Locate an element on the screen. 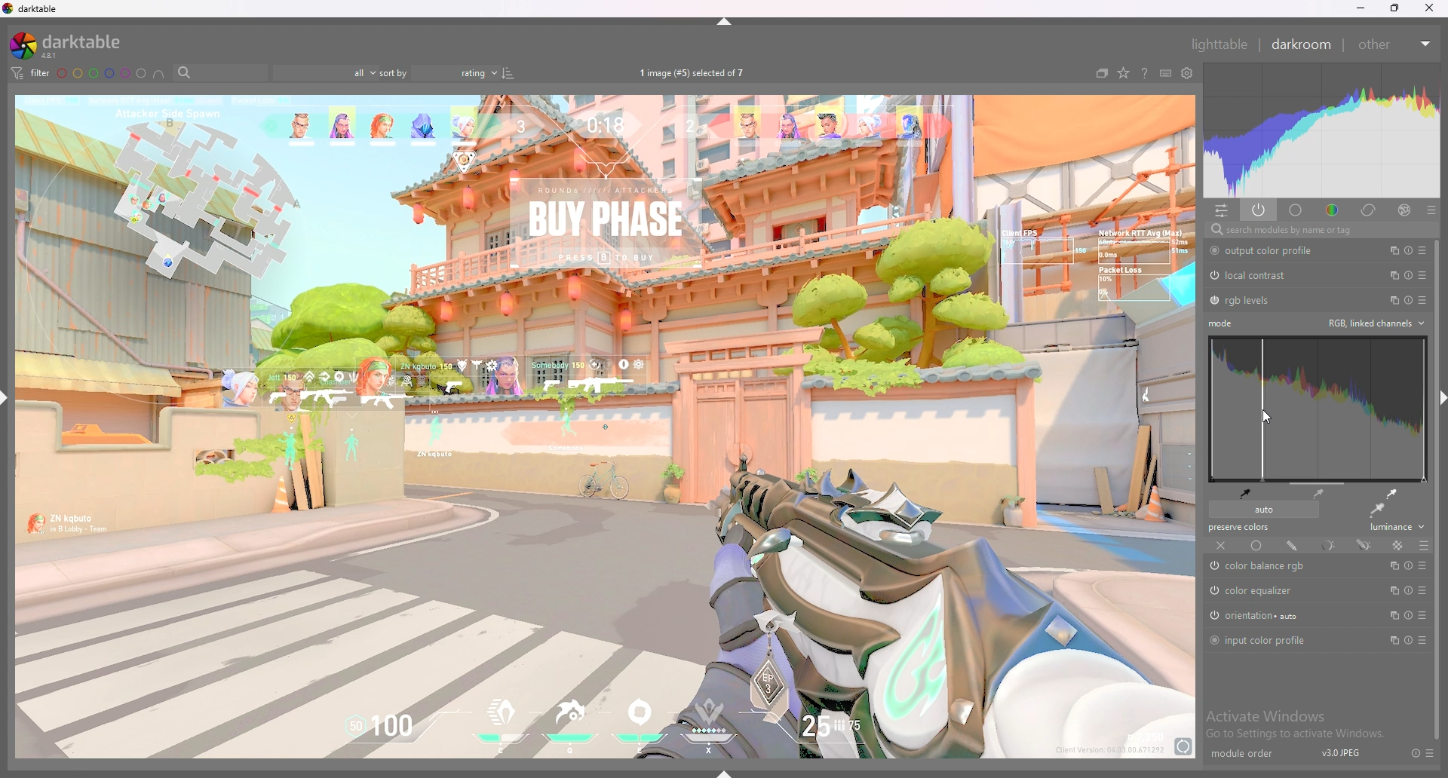 Image resolution: width=1448 pixels, height=778 pixels. other is located at coordinates (1392, 44).